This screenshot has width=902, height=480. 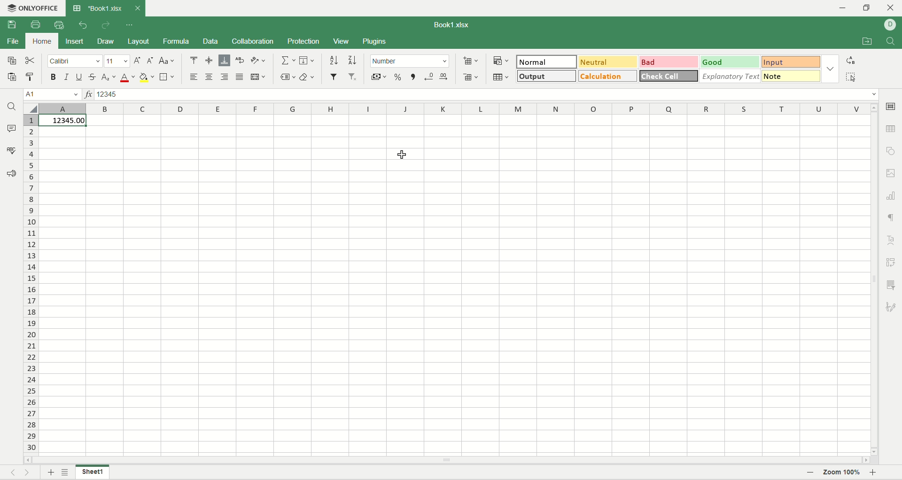 What do you see at coordinates (893, 218) in the screenshot?
I see `paragraph settings` at bounding box center [893, 218].